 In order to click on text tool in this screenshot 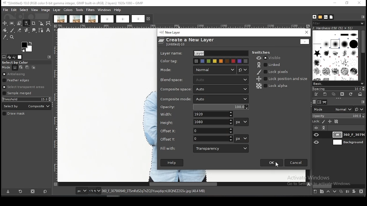, I will do `click(48, 30)`.